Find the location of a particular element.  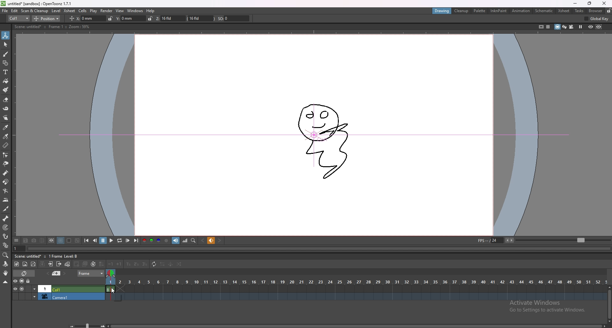

increase step is located at coordinates (120, 264).